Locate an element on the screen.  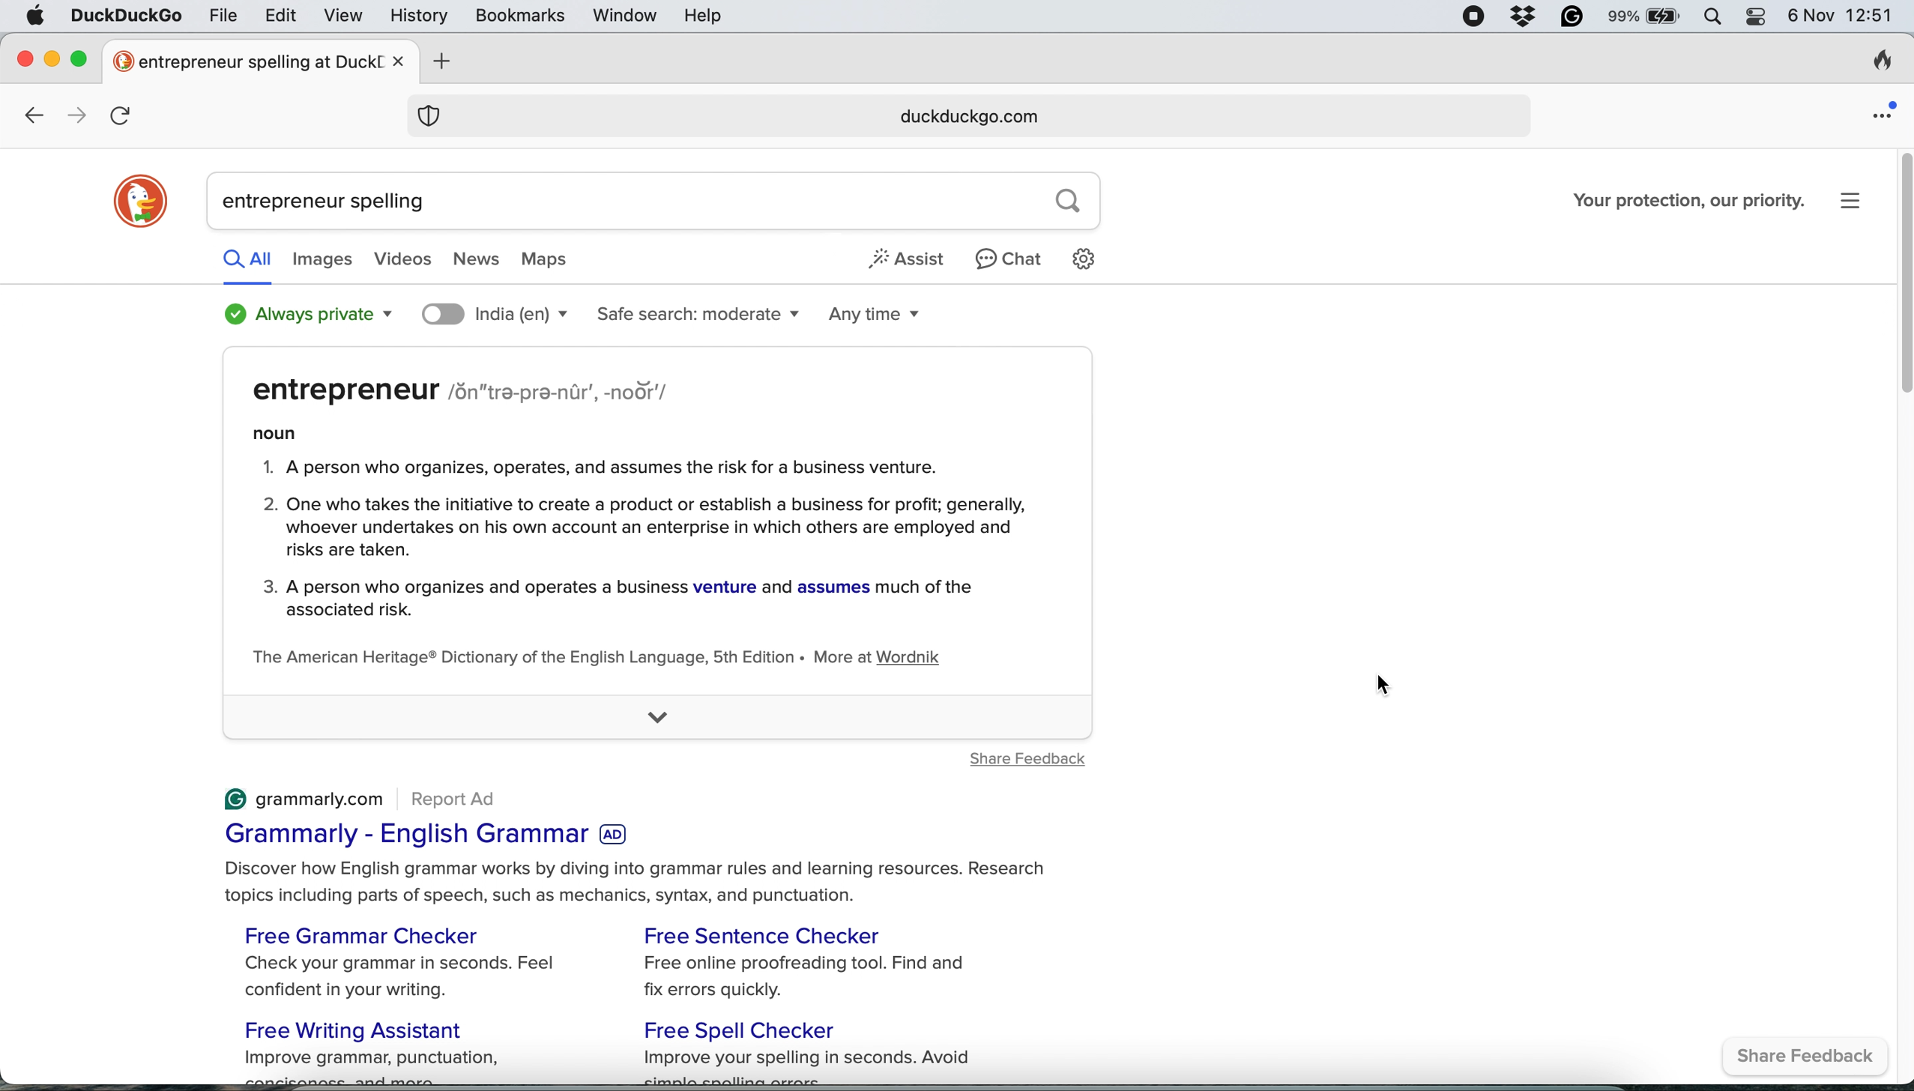
view is located at coordinates (338, 18).